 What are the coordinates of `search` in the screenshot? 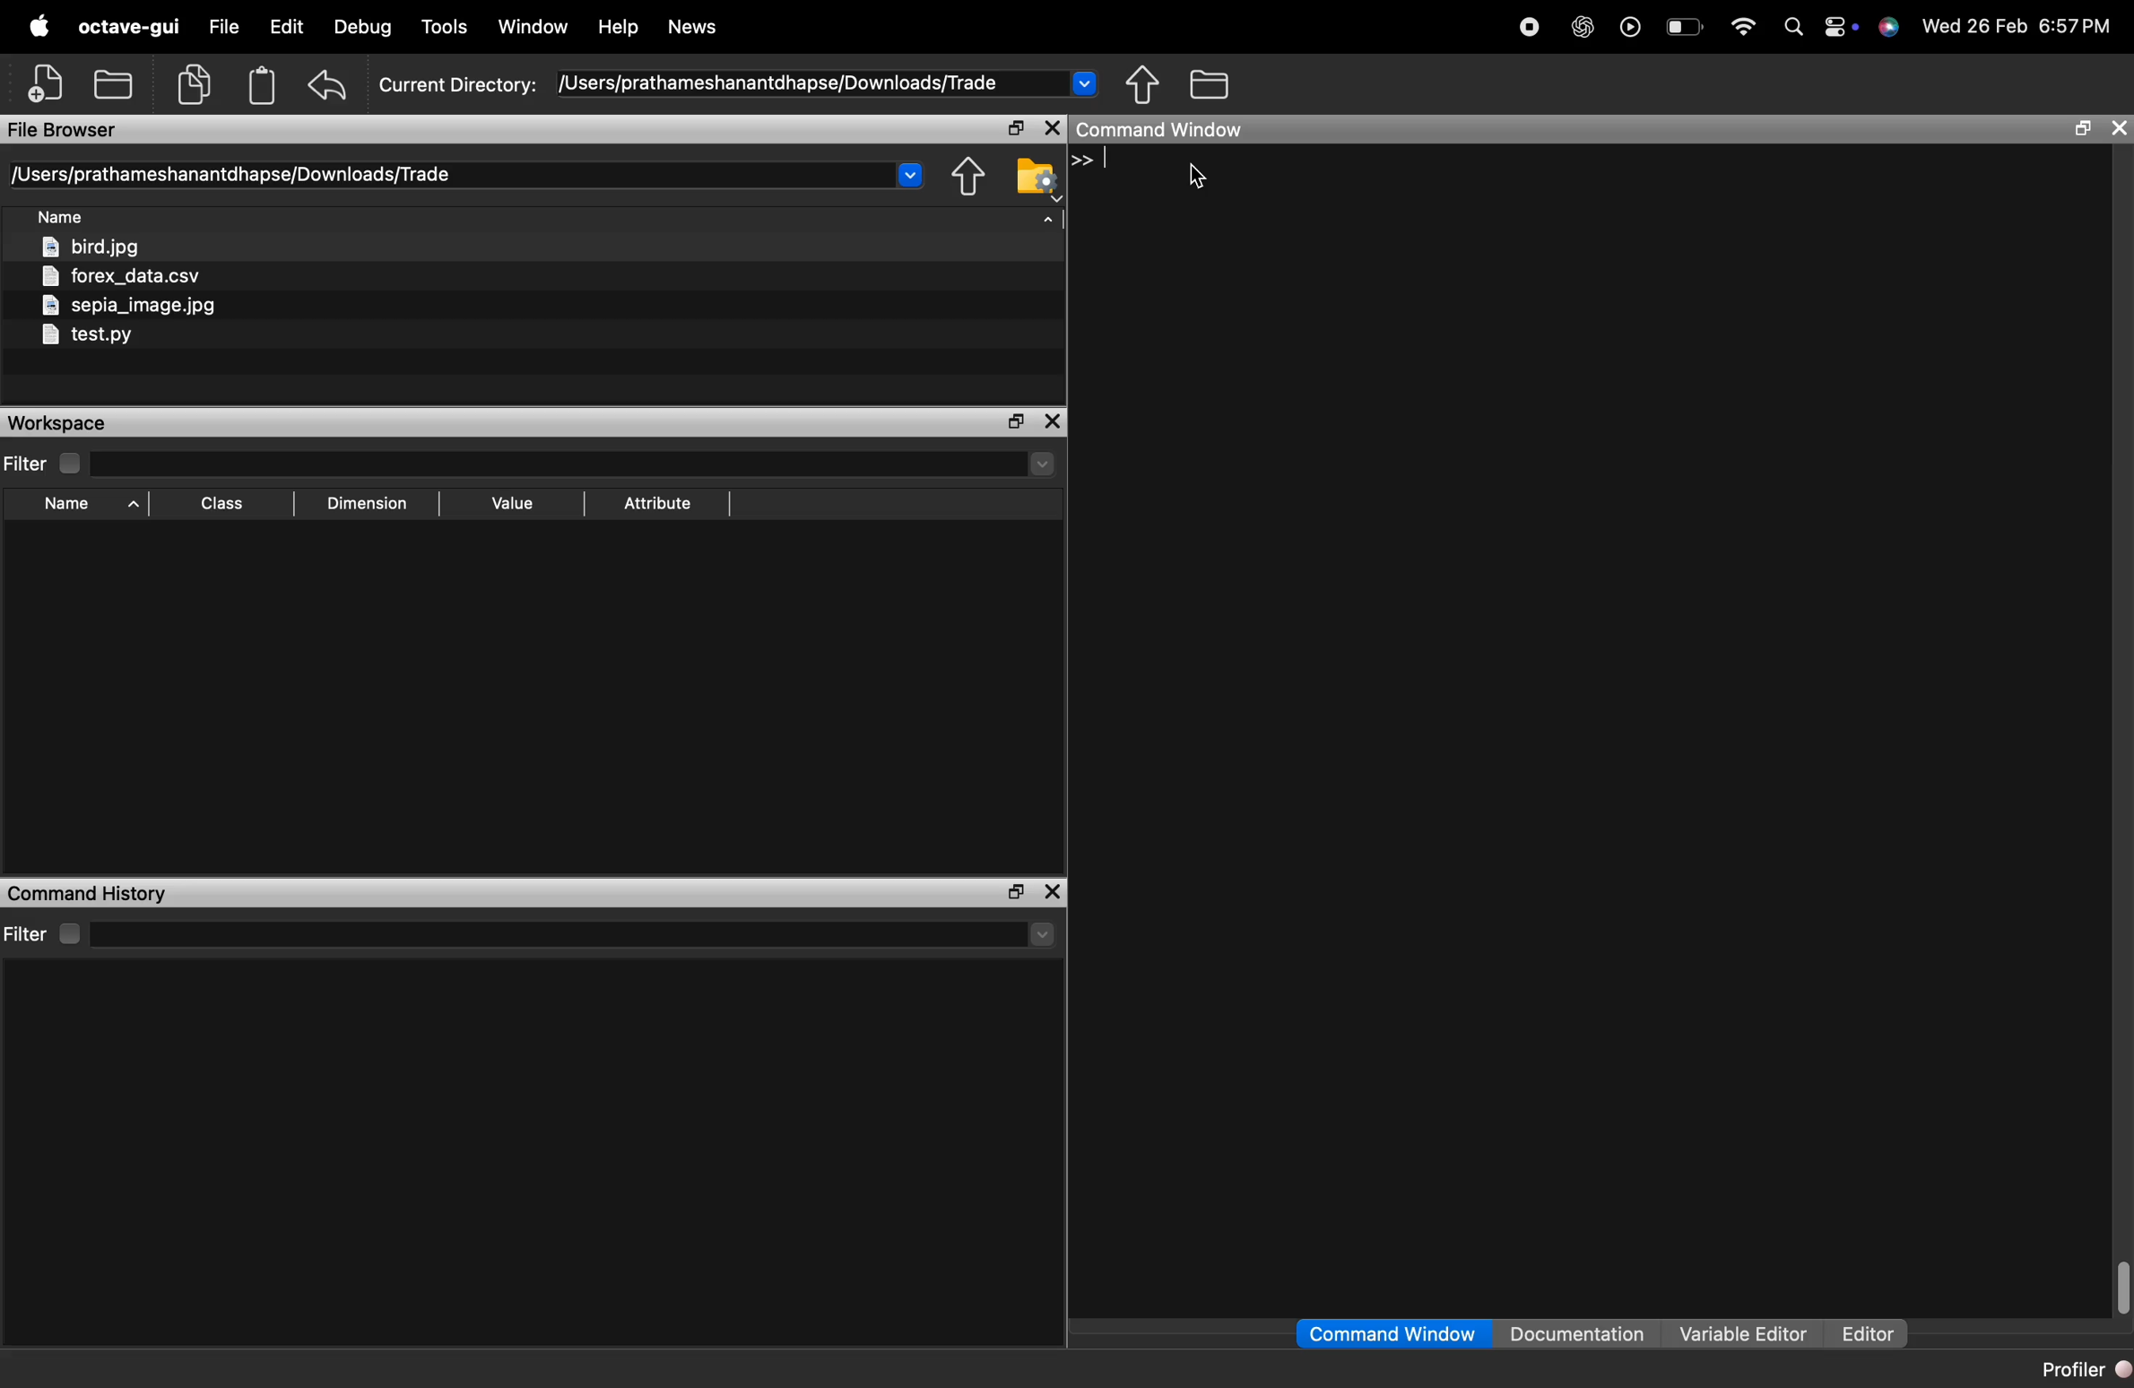 It's located at (1796, 29).